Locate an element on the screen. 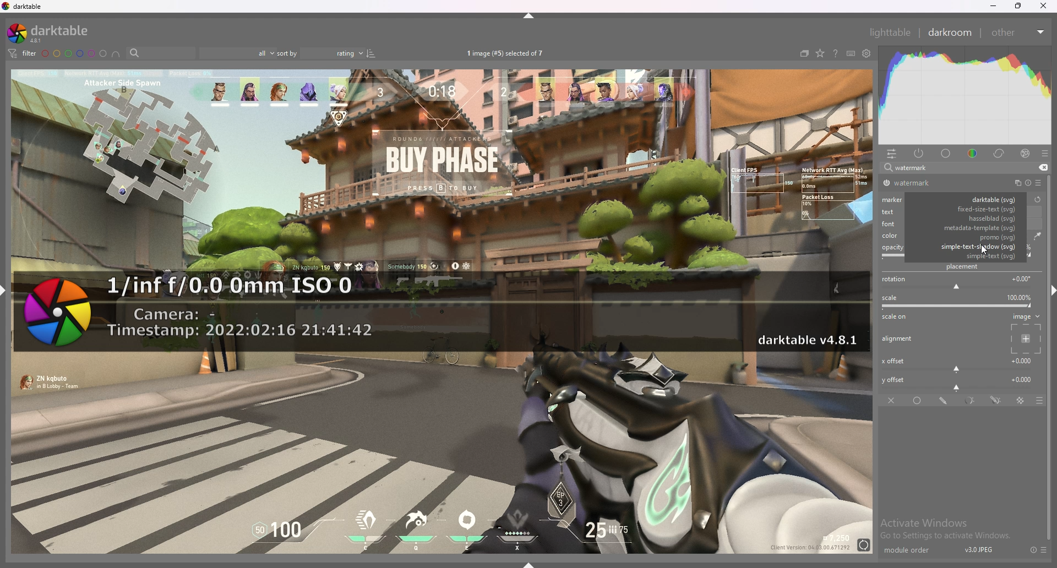  heat graph is located at coordinates (965, 95).